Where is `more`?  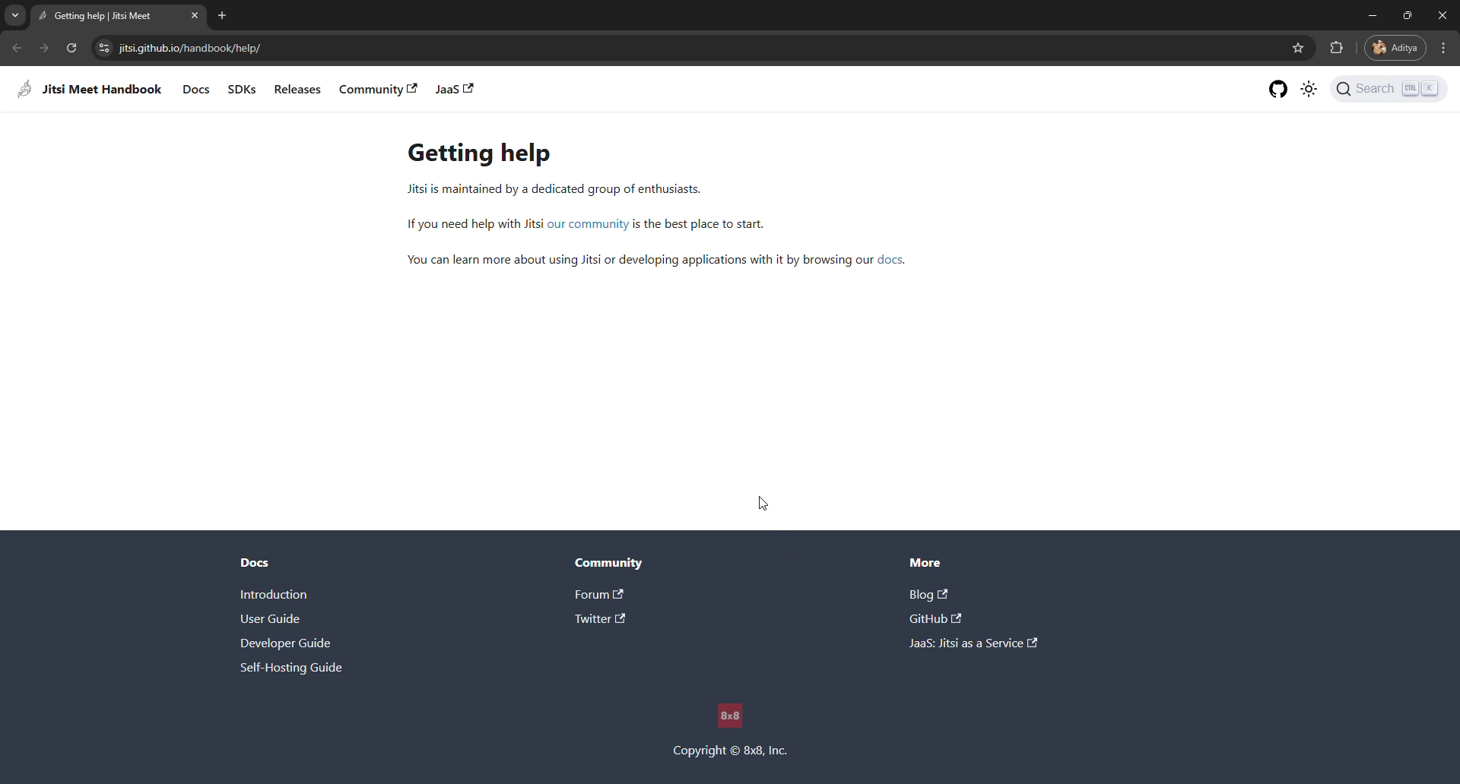 more is located at coordinates (930, 563).